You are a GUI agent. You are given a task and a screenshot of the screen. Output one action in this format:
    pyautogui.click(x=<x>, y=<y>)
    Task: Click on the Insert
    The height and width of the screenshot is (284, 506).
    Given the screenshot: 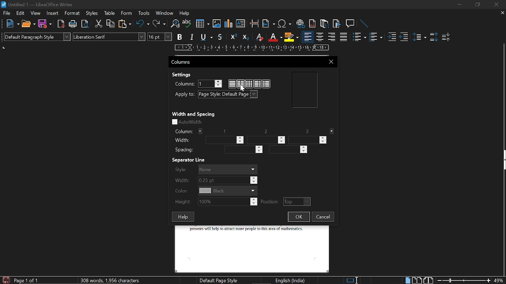 What is the action you would take?
    pyautogui.click(x=53, y=13)
    